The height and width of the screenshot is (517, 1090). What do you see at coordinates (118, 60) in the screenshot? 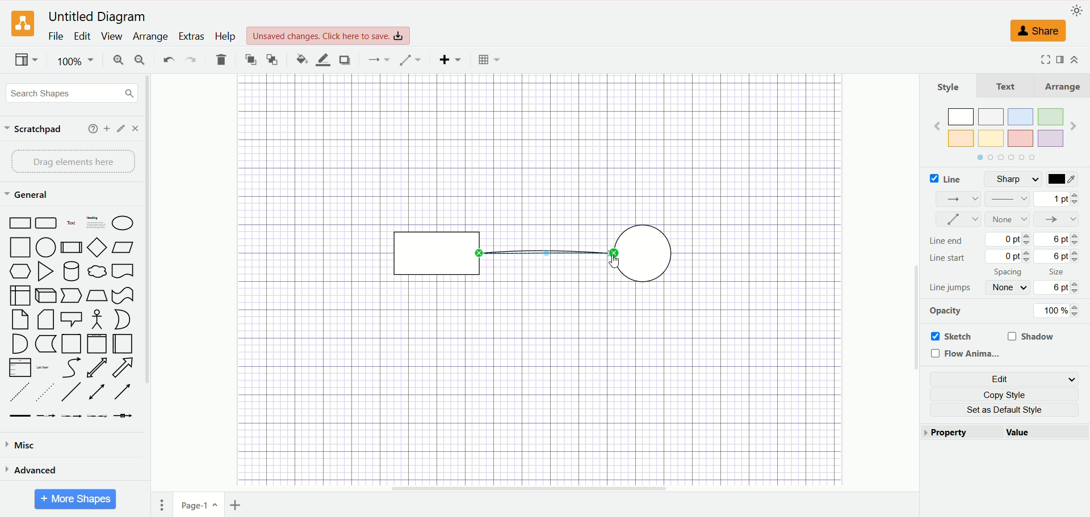
I see `zoom in` at bounding box center [118, 60].